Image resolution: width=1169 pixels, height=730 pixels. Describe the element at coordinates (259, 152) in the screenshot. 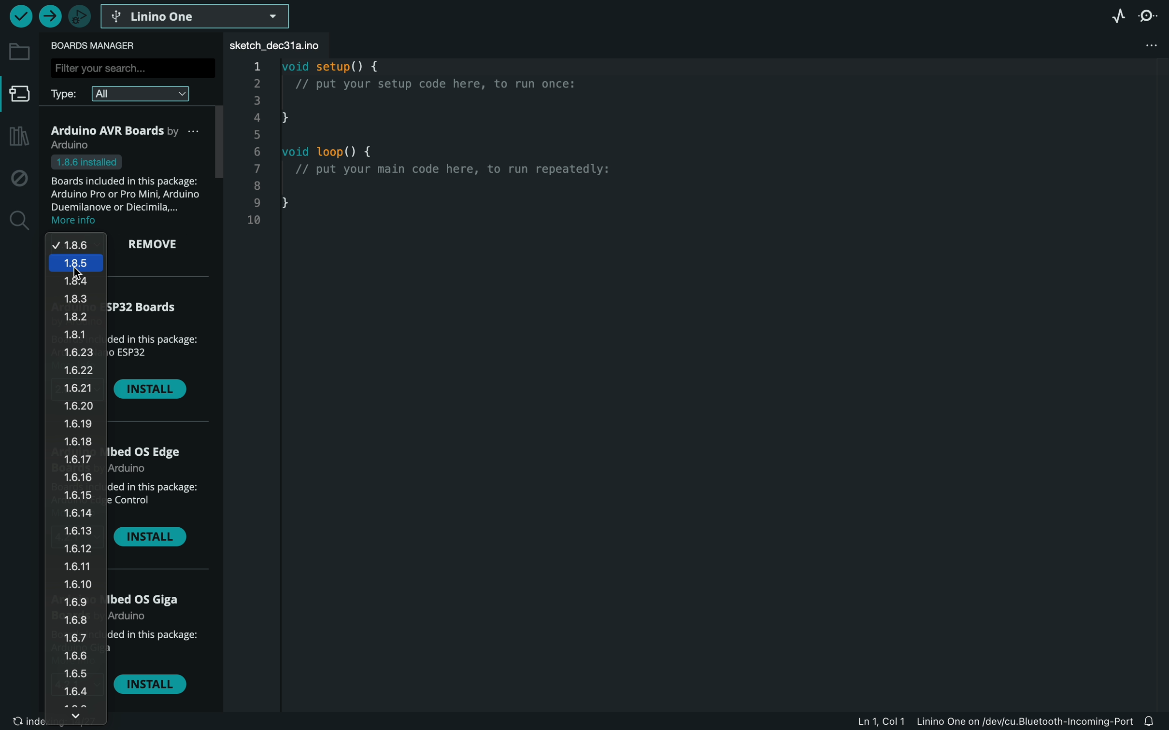

I see `6` at that location.